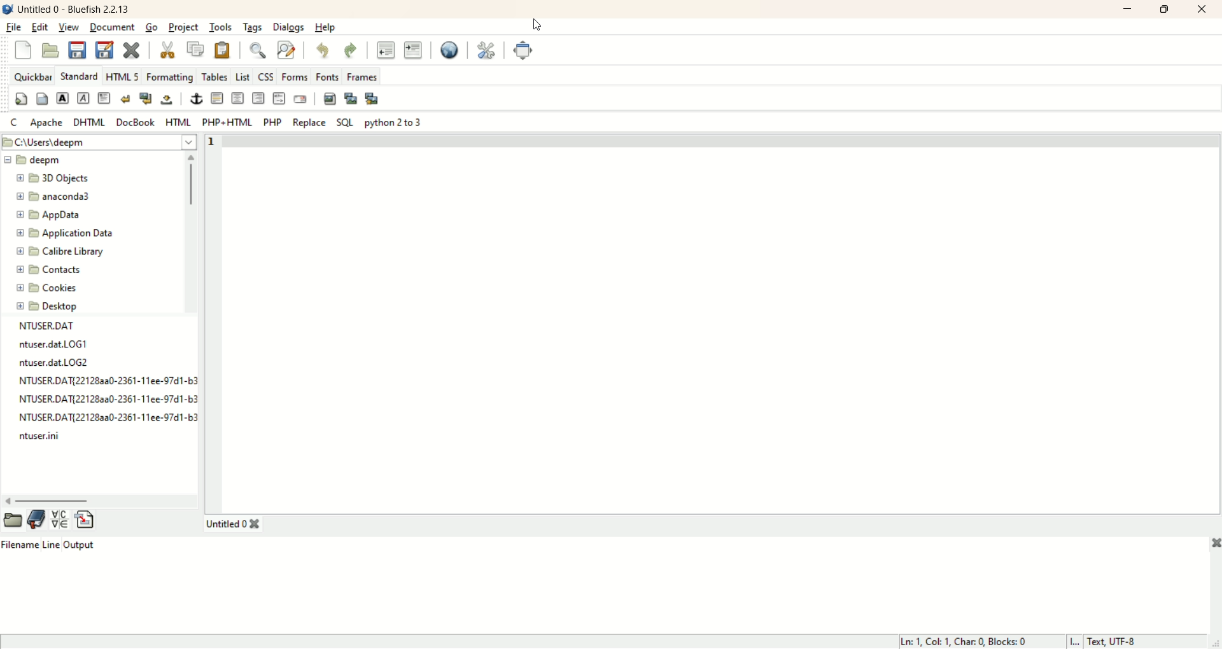 The image size is (1222, 649). Describe the element at coordinates (50, 123) in the screenshot. I see `apache` at that location.